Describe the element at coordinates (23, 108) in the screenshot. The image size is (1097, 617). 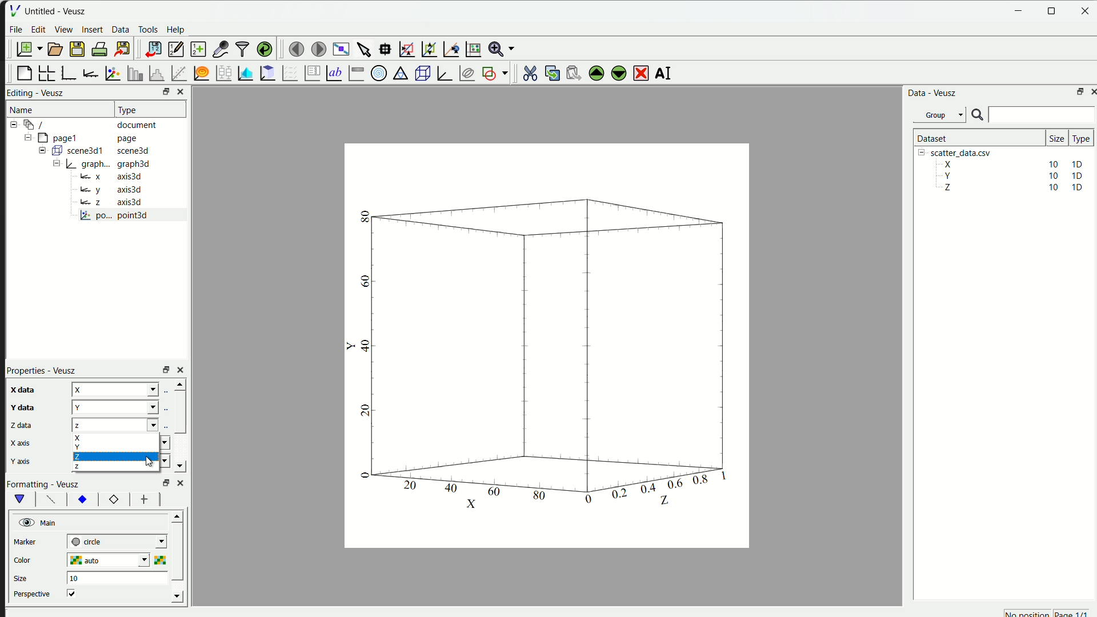
I see `Name` at that location.